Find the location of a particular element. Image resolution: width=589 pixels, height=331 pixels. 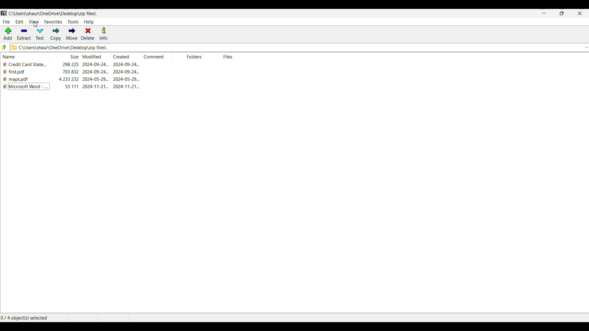

maximize is located at coordinates (563, 13).